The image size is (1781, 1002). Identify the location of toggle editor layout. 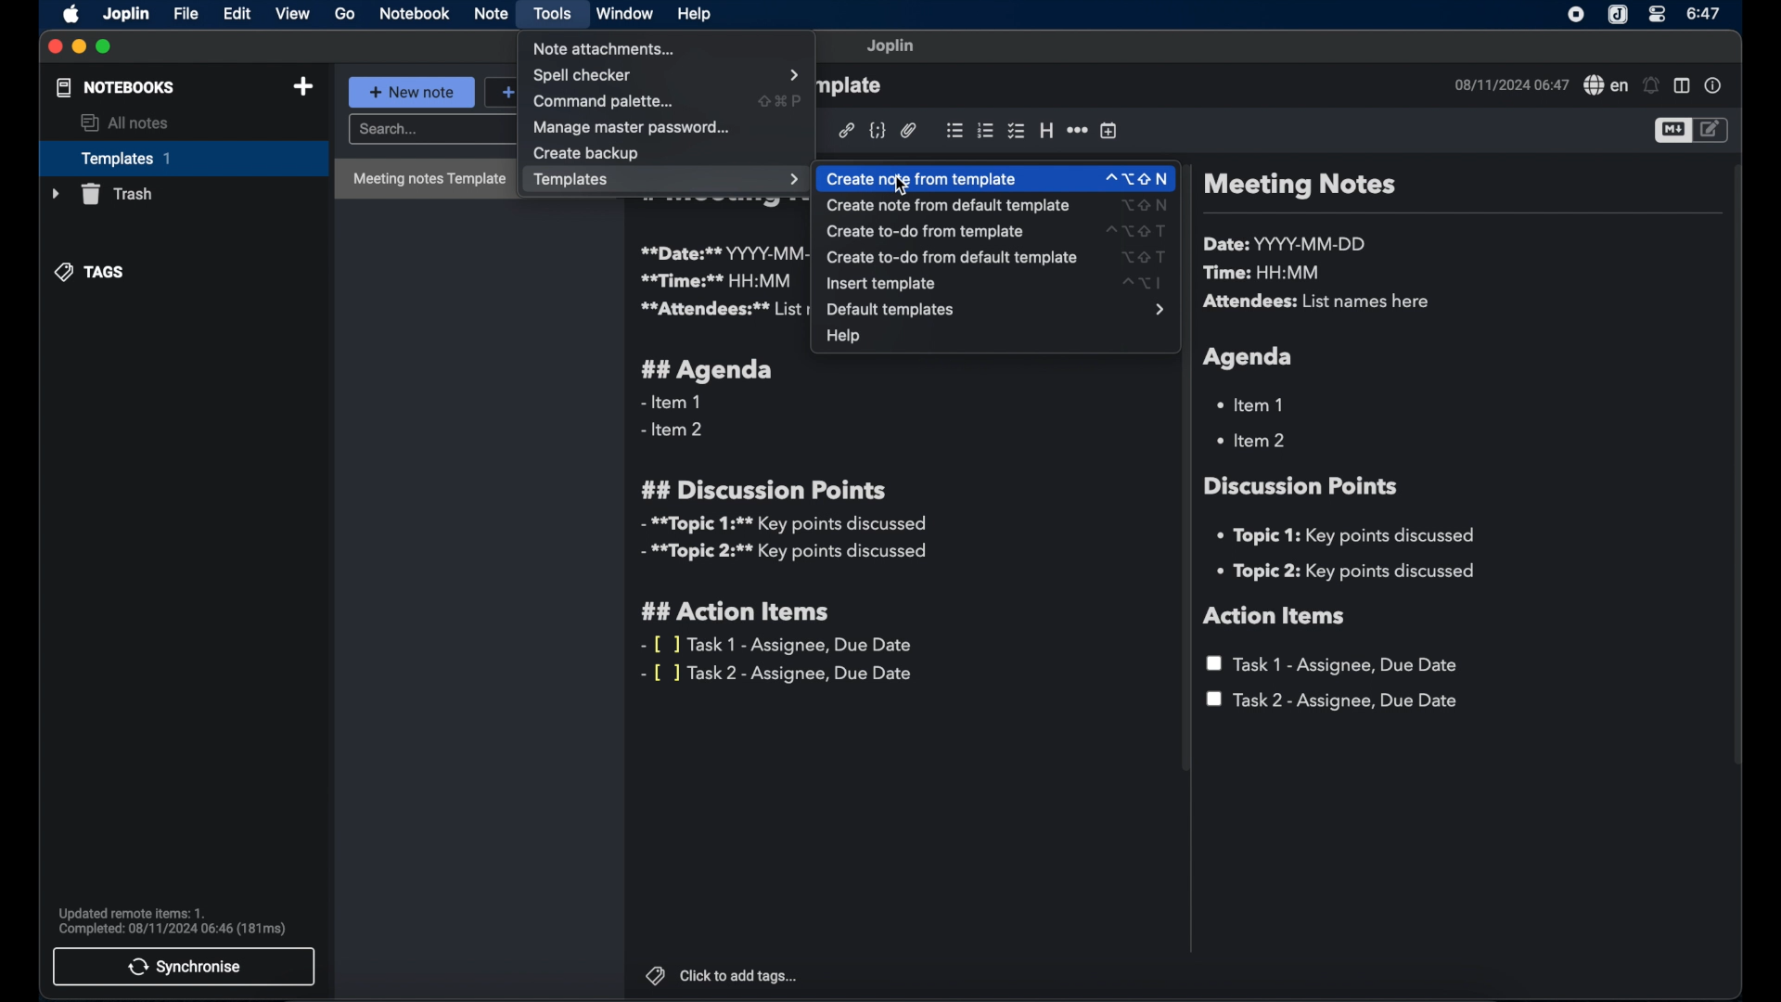
(1682, 86).